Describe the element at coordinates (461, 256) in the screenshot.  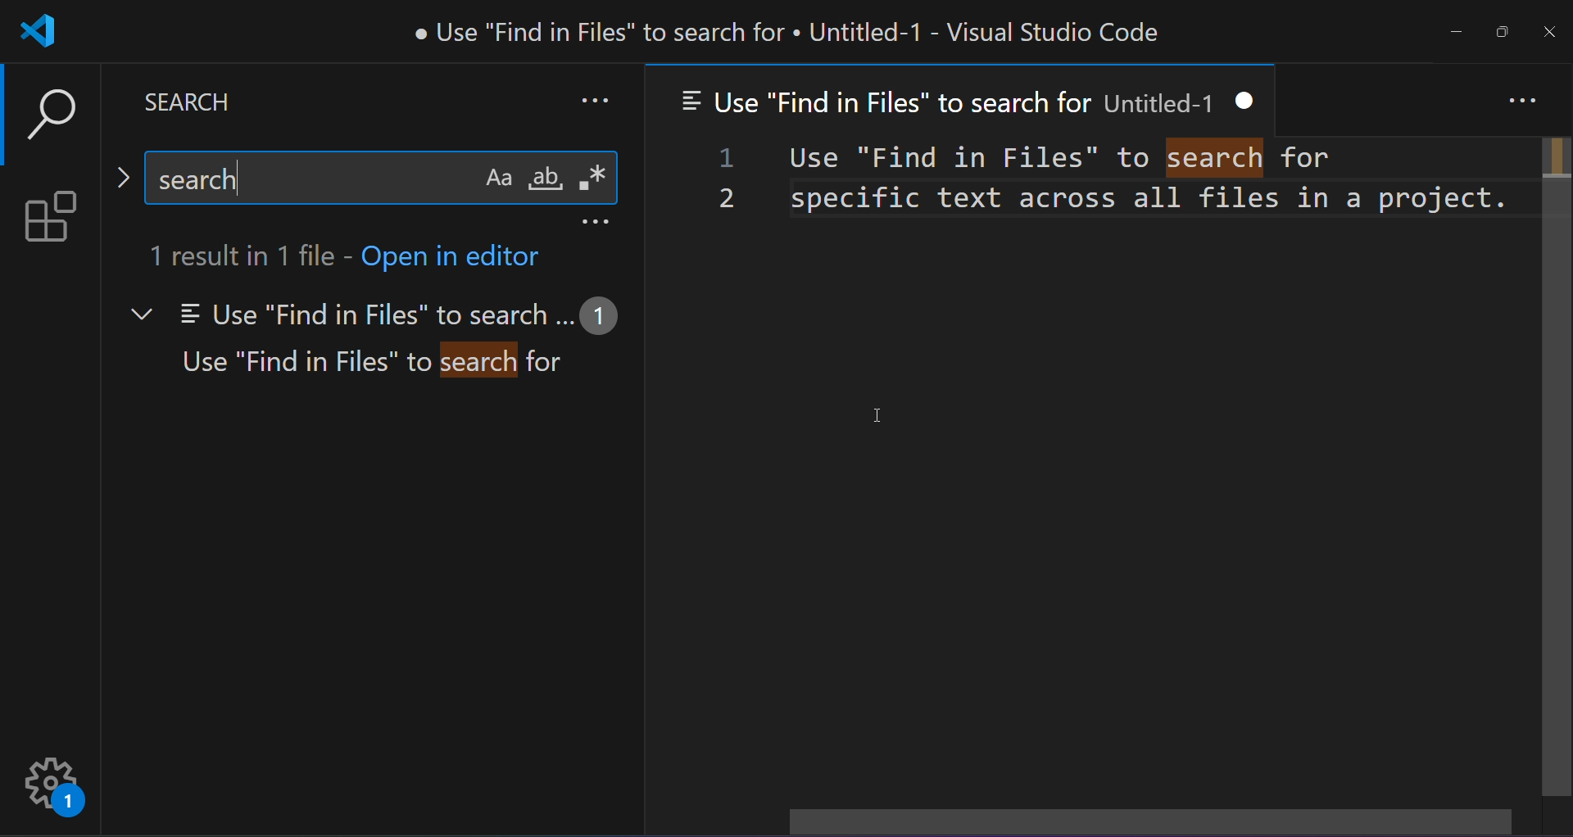
I see `open in editor` at that location.